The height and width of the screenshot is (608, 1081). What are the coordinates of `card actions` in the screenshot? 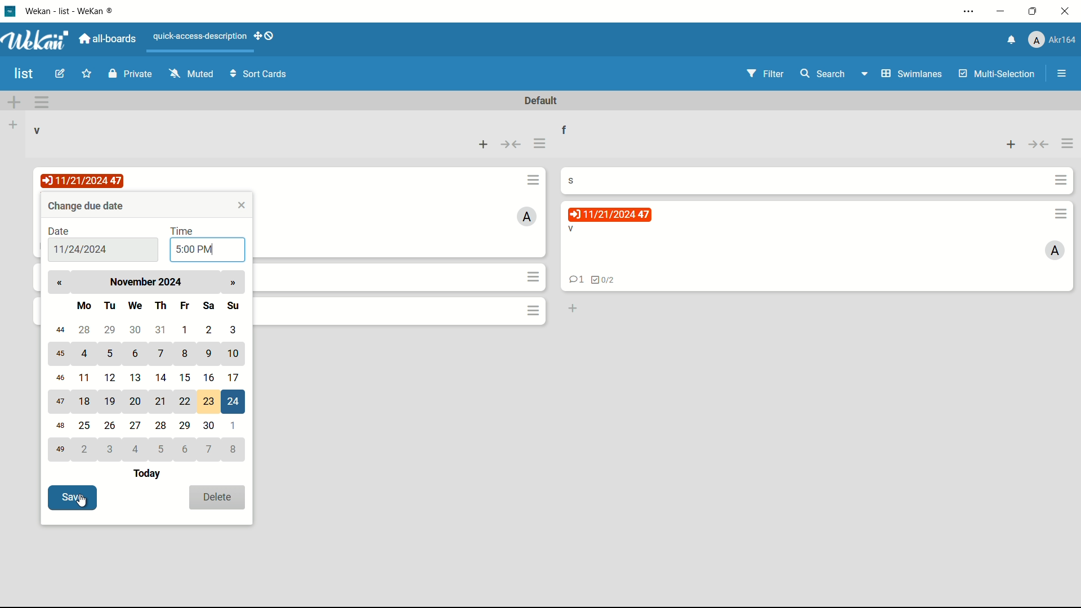 It's located at (533, 179).